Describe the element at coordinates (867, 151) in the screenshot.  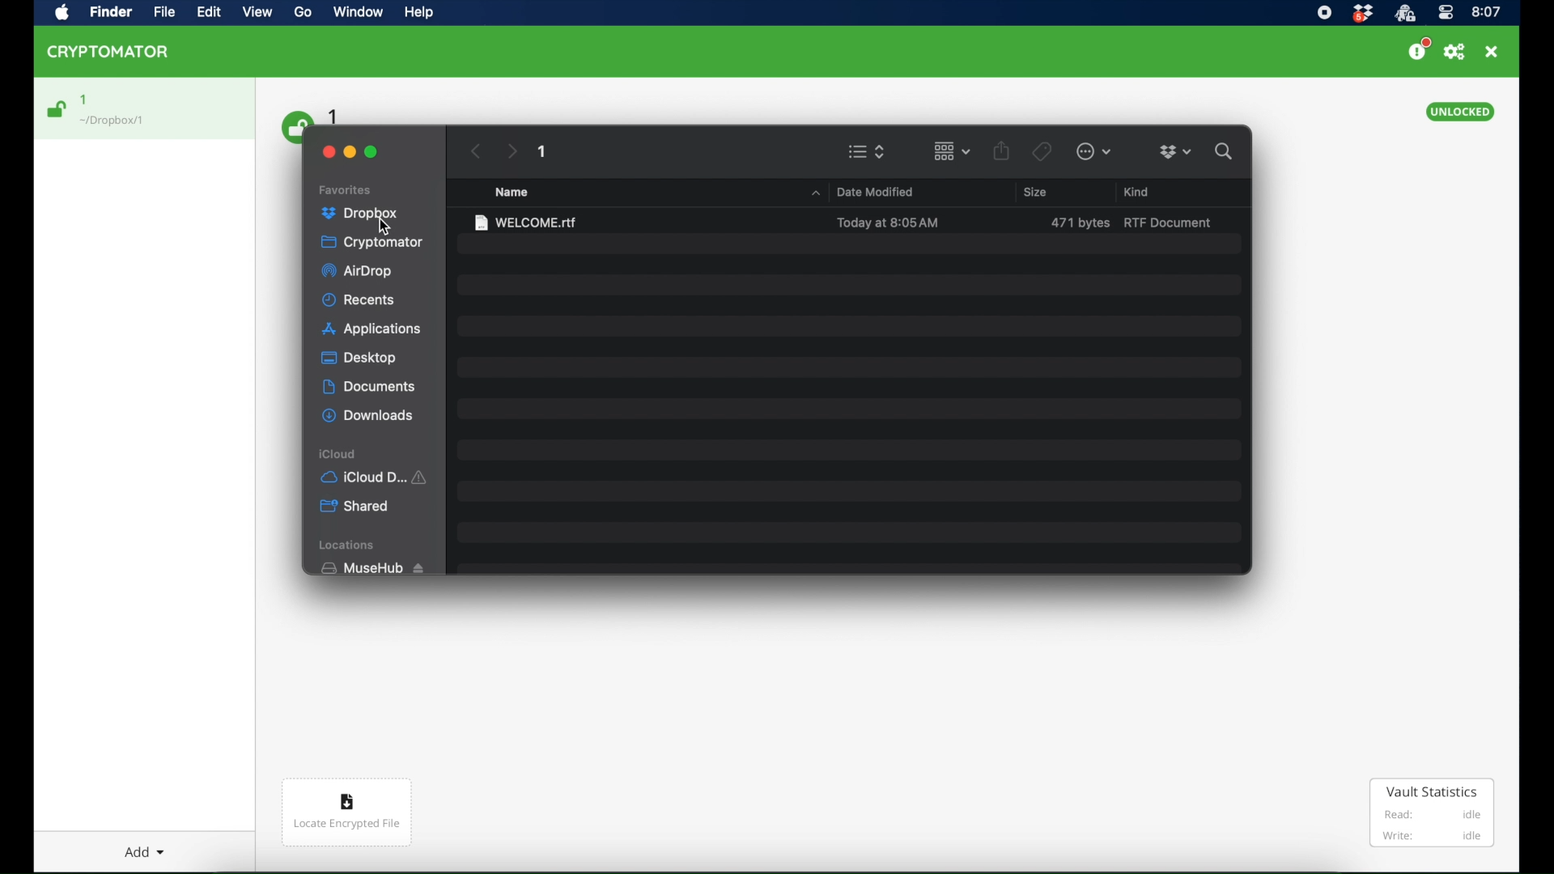
I see `viewing options` at that location.